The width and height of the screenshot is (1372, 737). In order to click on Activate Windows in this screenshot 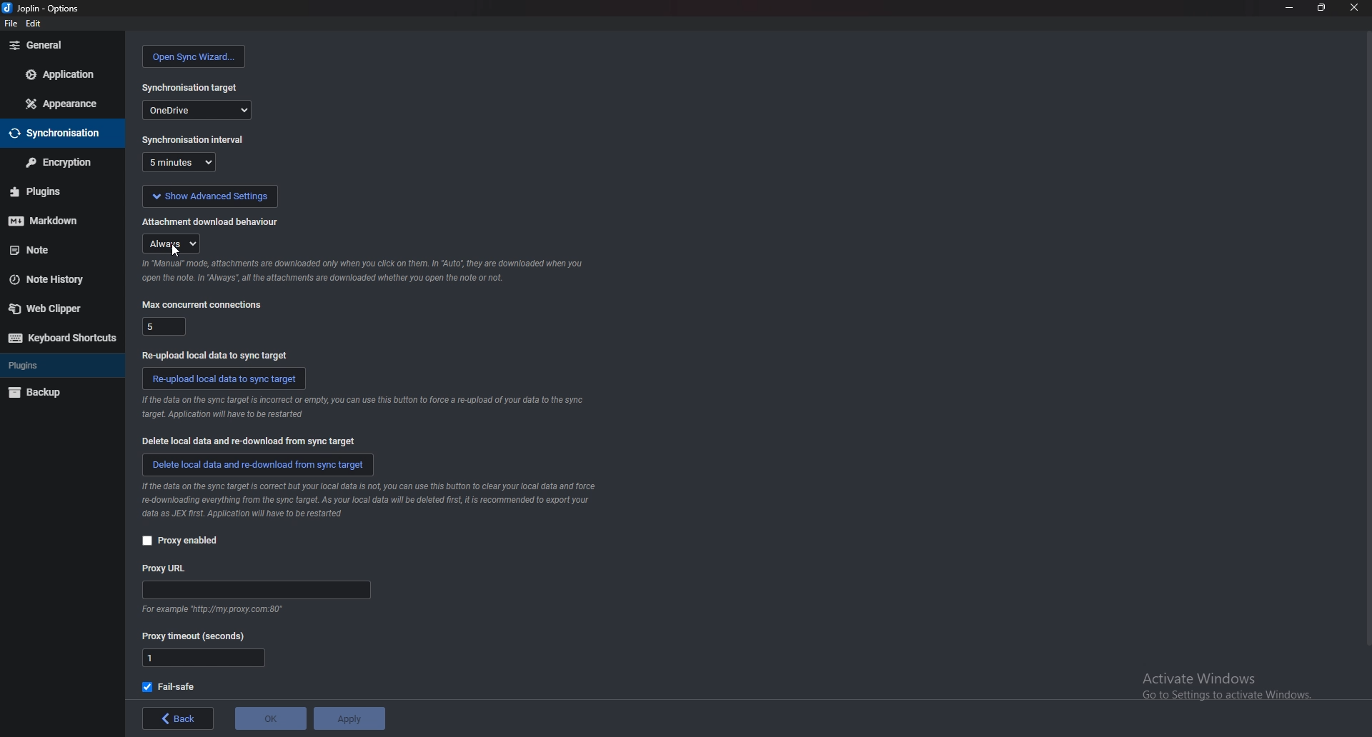, I will do `click(1213, 680)`.